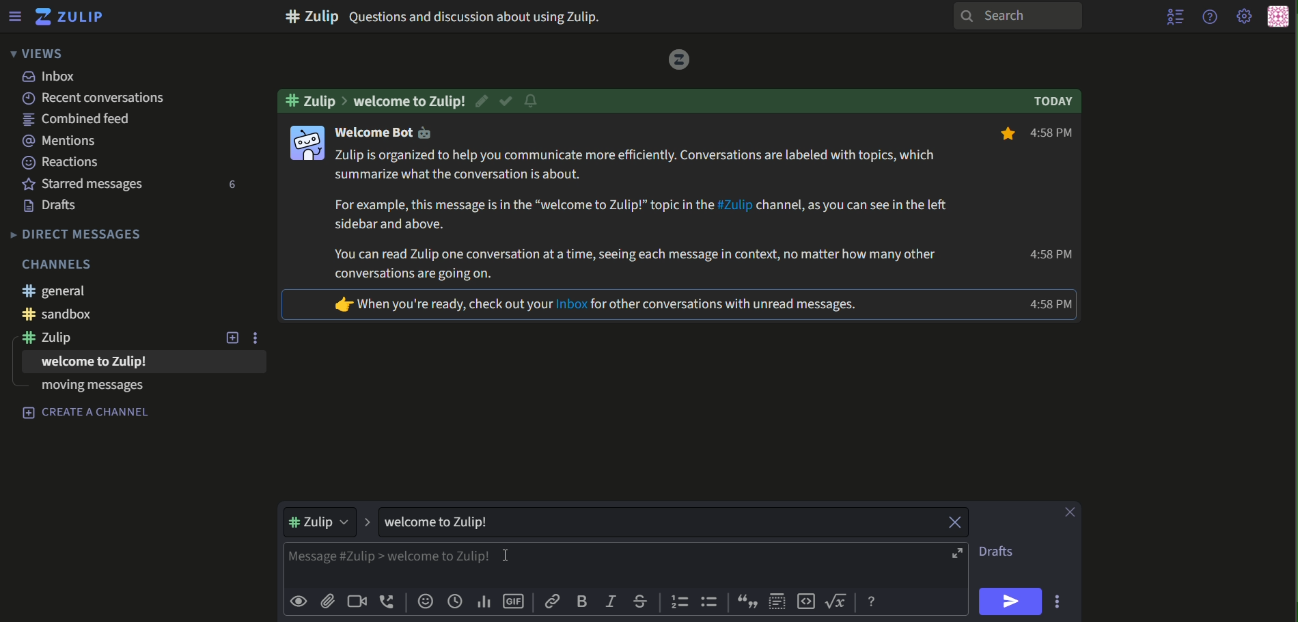 The height and width of the screenshot is (622, 1298). Describe the element at coordinates (641, 600) in the screenshot. I see `strikethrough` at that location.